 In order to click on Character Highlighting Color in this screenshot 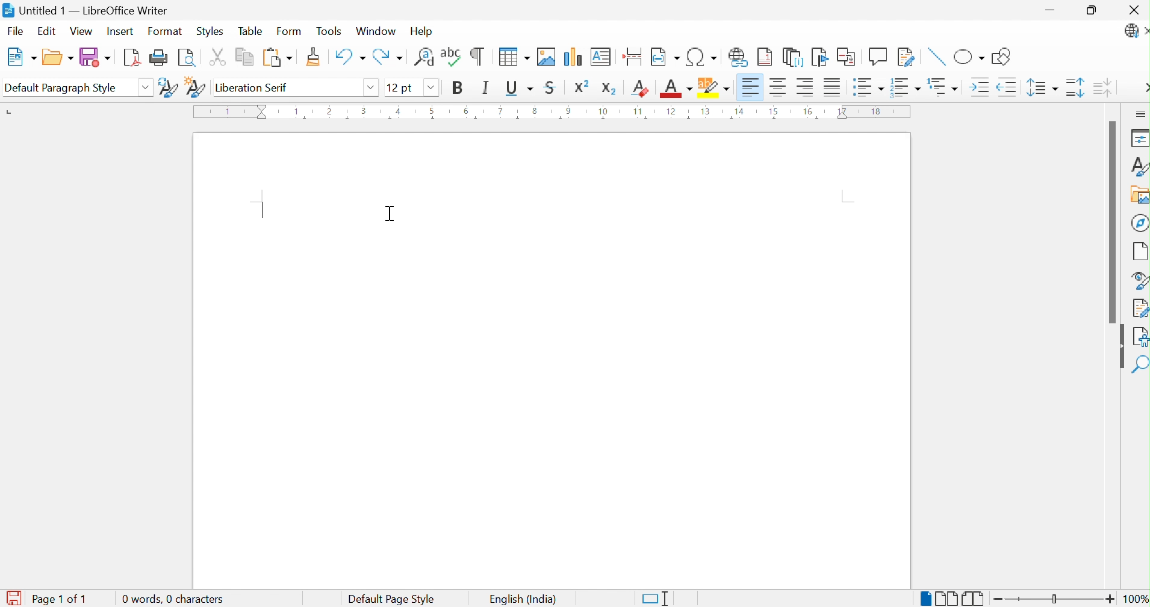, I will do `click(715, 86)`.